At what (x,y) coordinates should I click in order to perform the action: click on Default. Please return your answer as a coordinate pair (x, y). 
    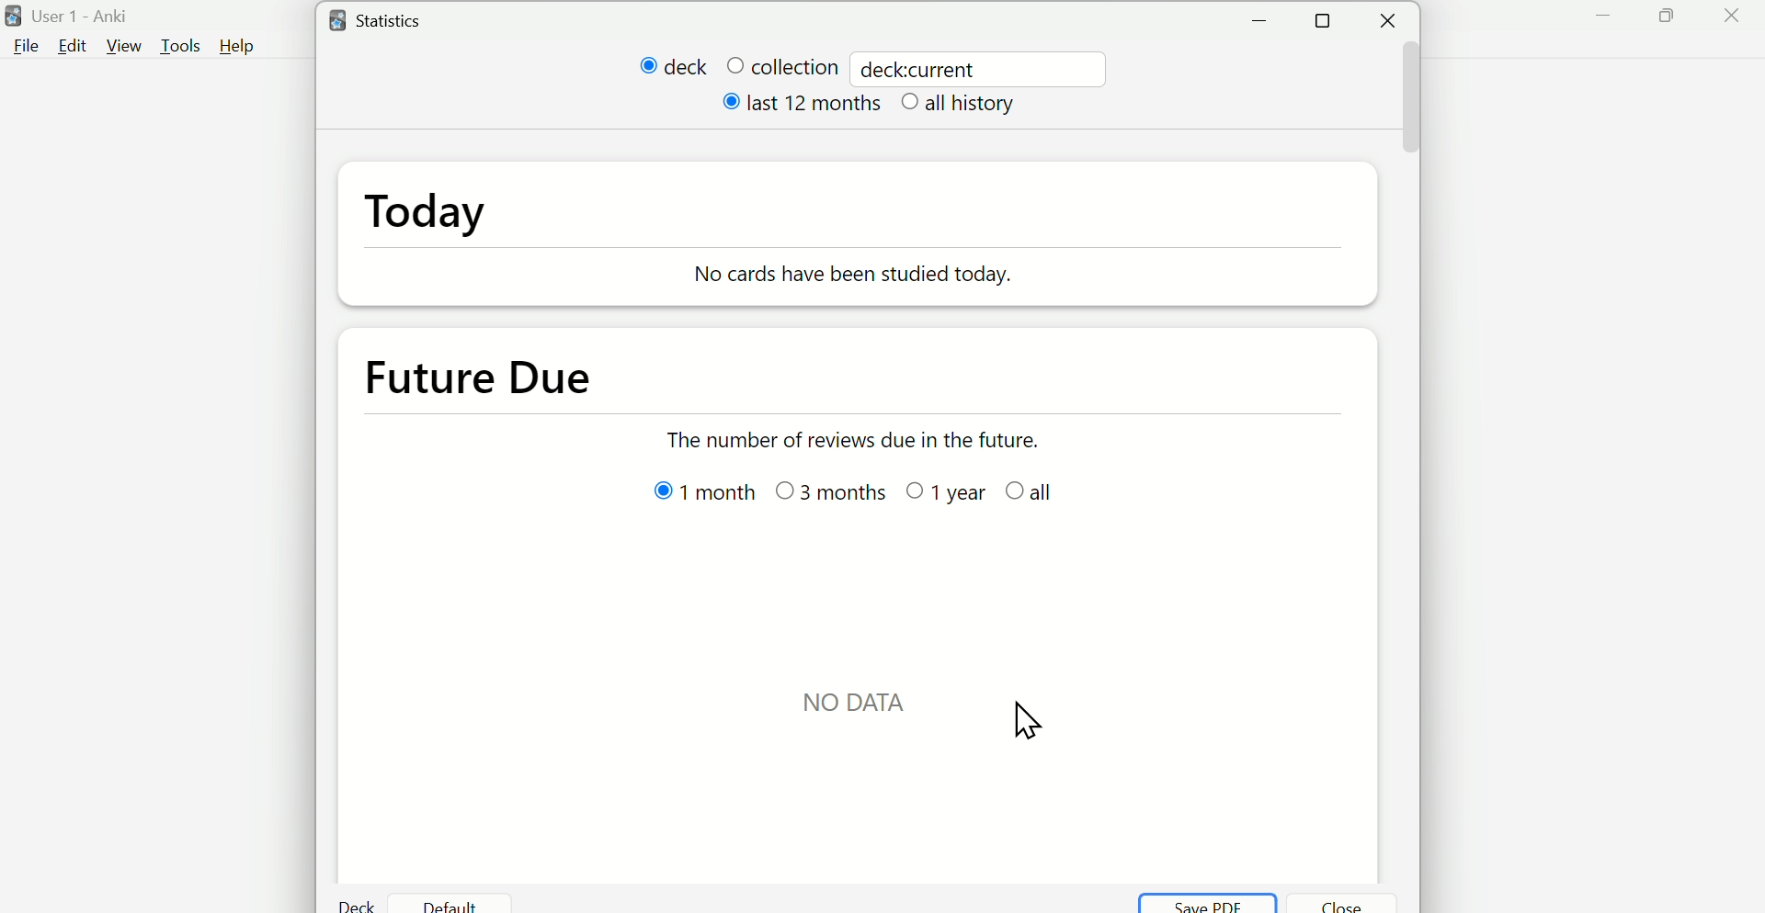
    Looking at the image, I should click on (463, 899).